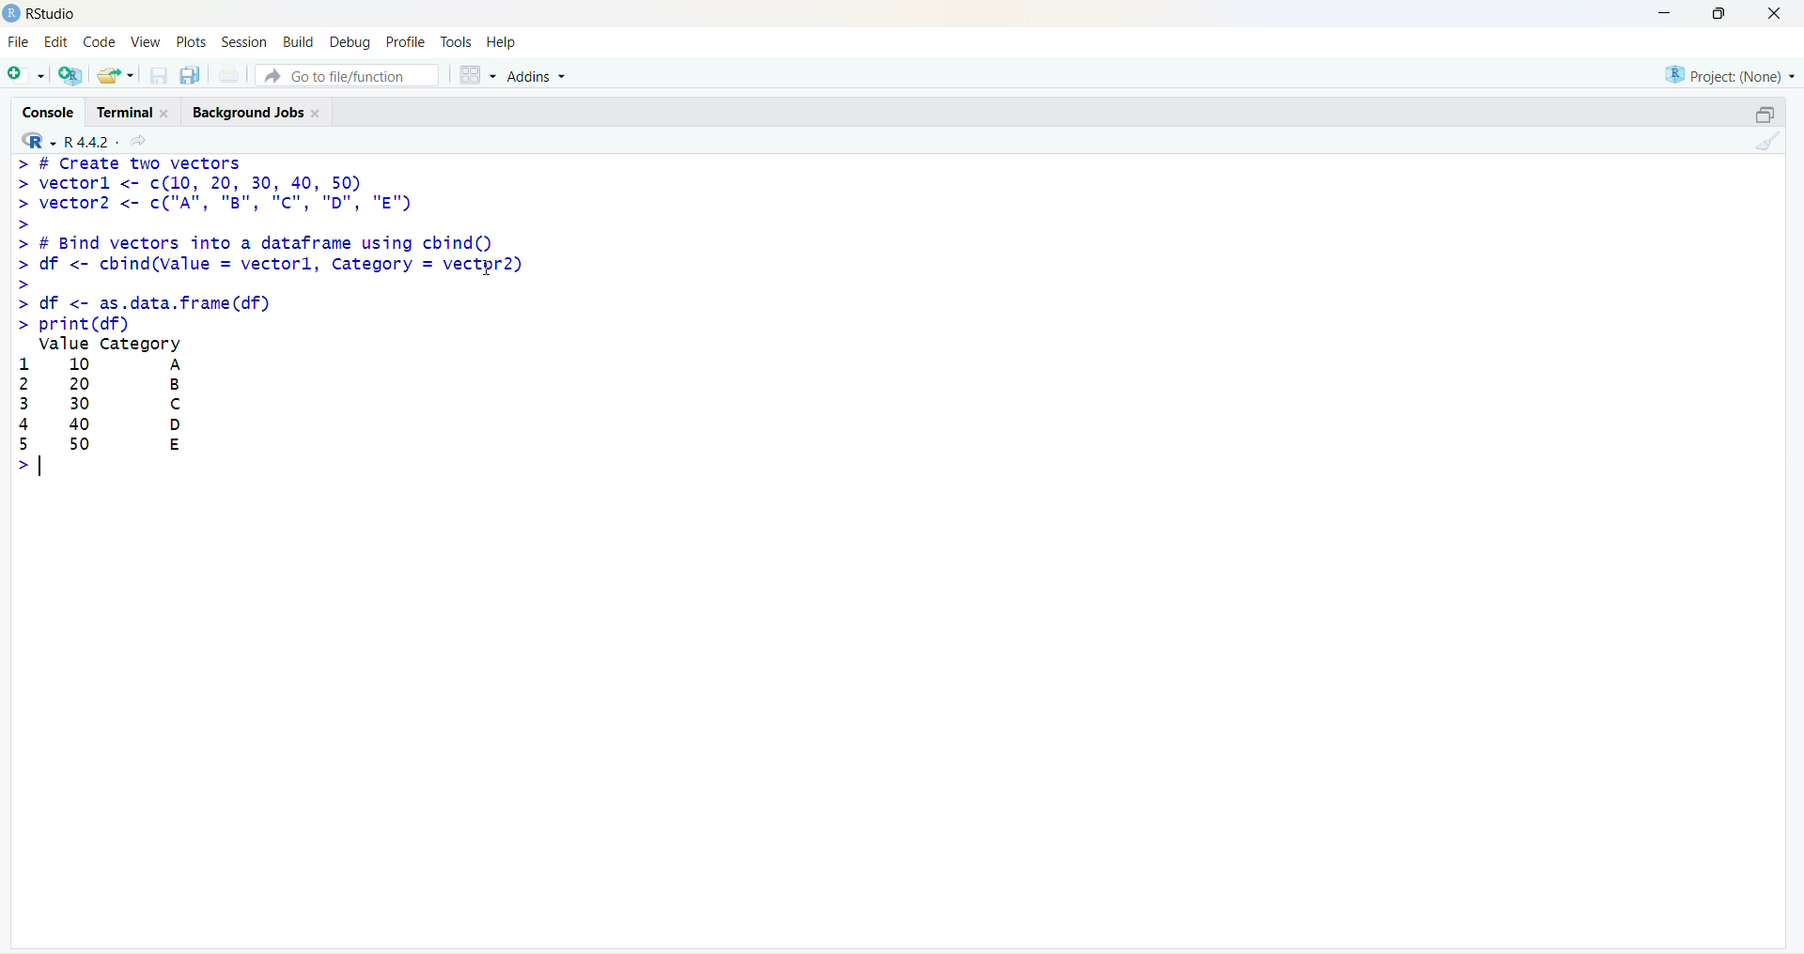 The height and width of the screenshot is (954, 1804). Describe the element at coordinates (70, 324) in the screenshot. I see `print (df)` at that location.